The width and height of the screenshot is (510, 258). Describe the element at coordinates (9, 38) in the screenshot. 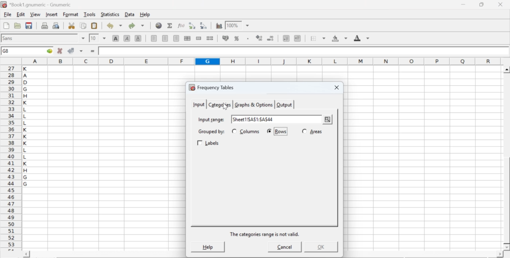

I see `font` at that location.